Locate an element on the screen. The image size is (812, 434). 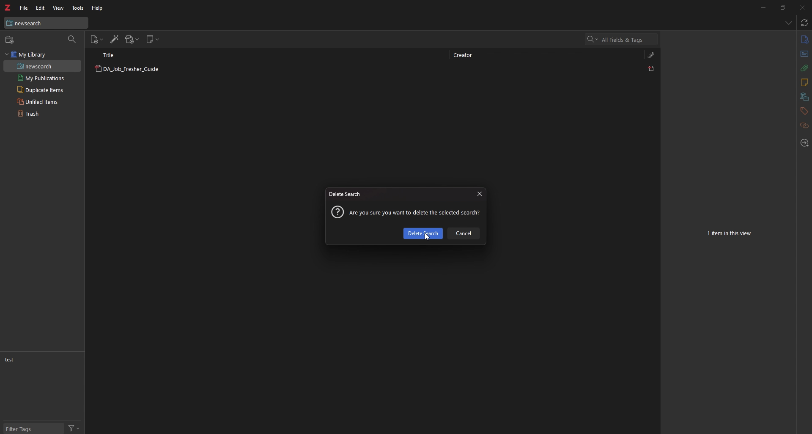
close is located at coordinates (479, 193).